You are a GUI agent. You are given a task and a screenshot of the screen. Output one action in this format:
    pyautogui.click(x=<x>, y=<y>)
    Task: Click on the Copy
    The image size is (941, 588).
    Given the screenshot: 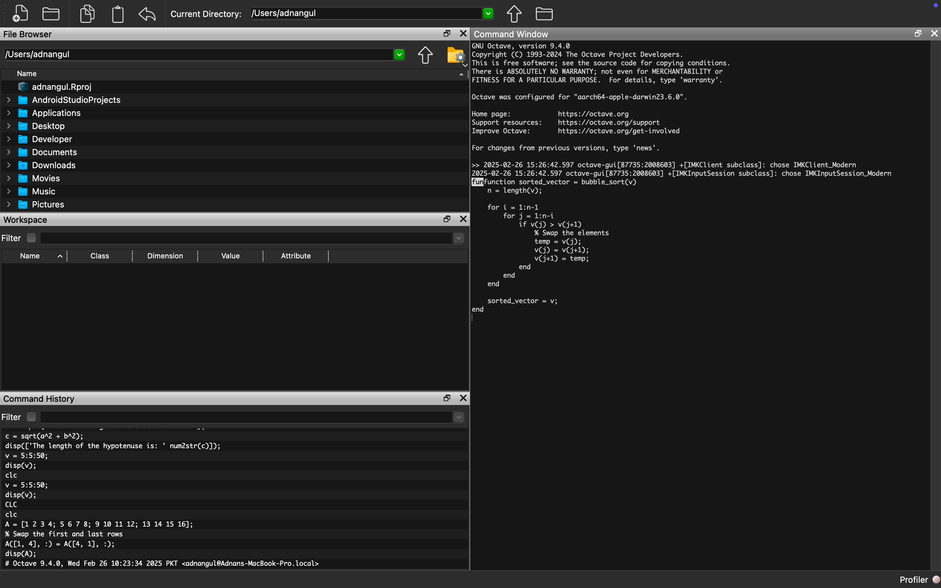 What is the action you would take?
    pyautogui.click(x=91, y=14)
    